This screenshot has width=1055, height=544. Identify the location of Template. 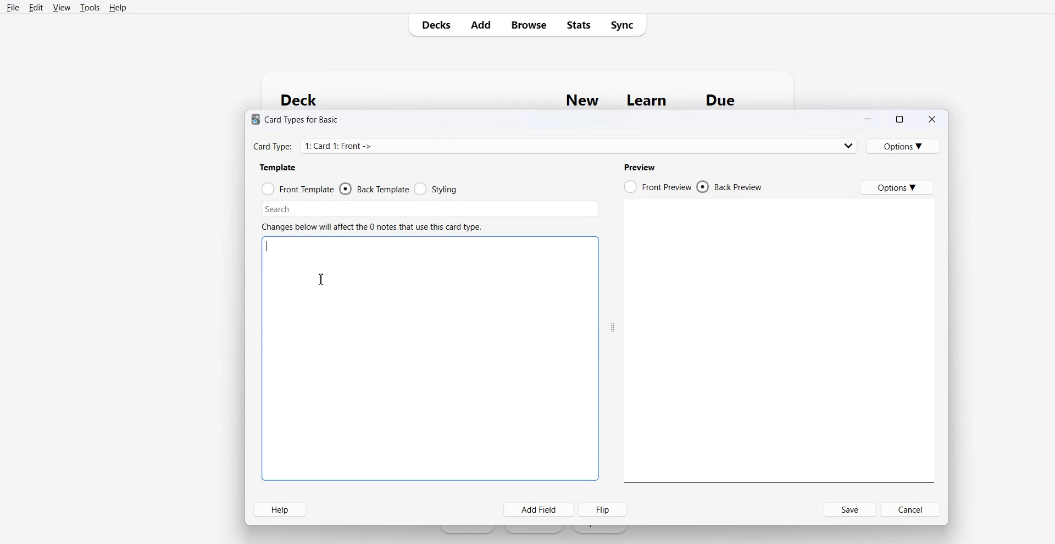
(282, 169).